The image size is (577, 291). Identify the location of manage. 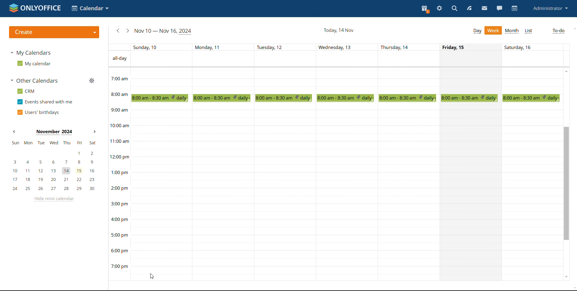
(91, 81).